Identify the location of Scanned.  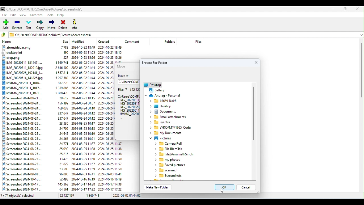
(167, 170).